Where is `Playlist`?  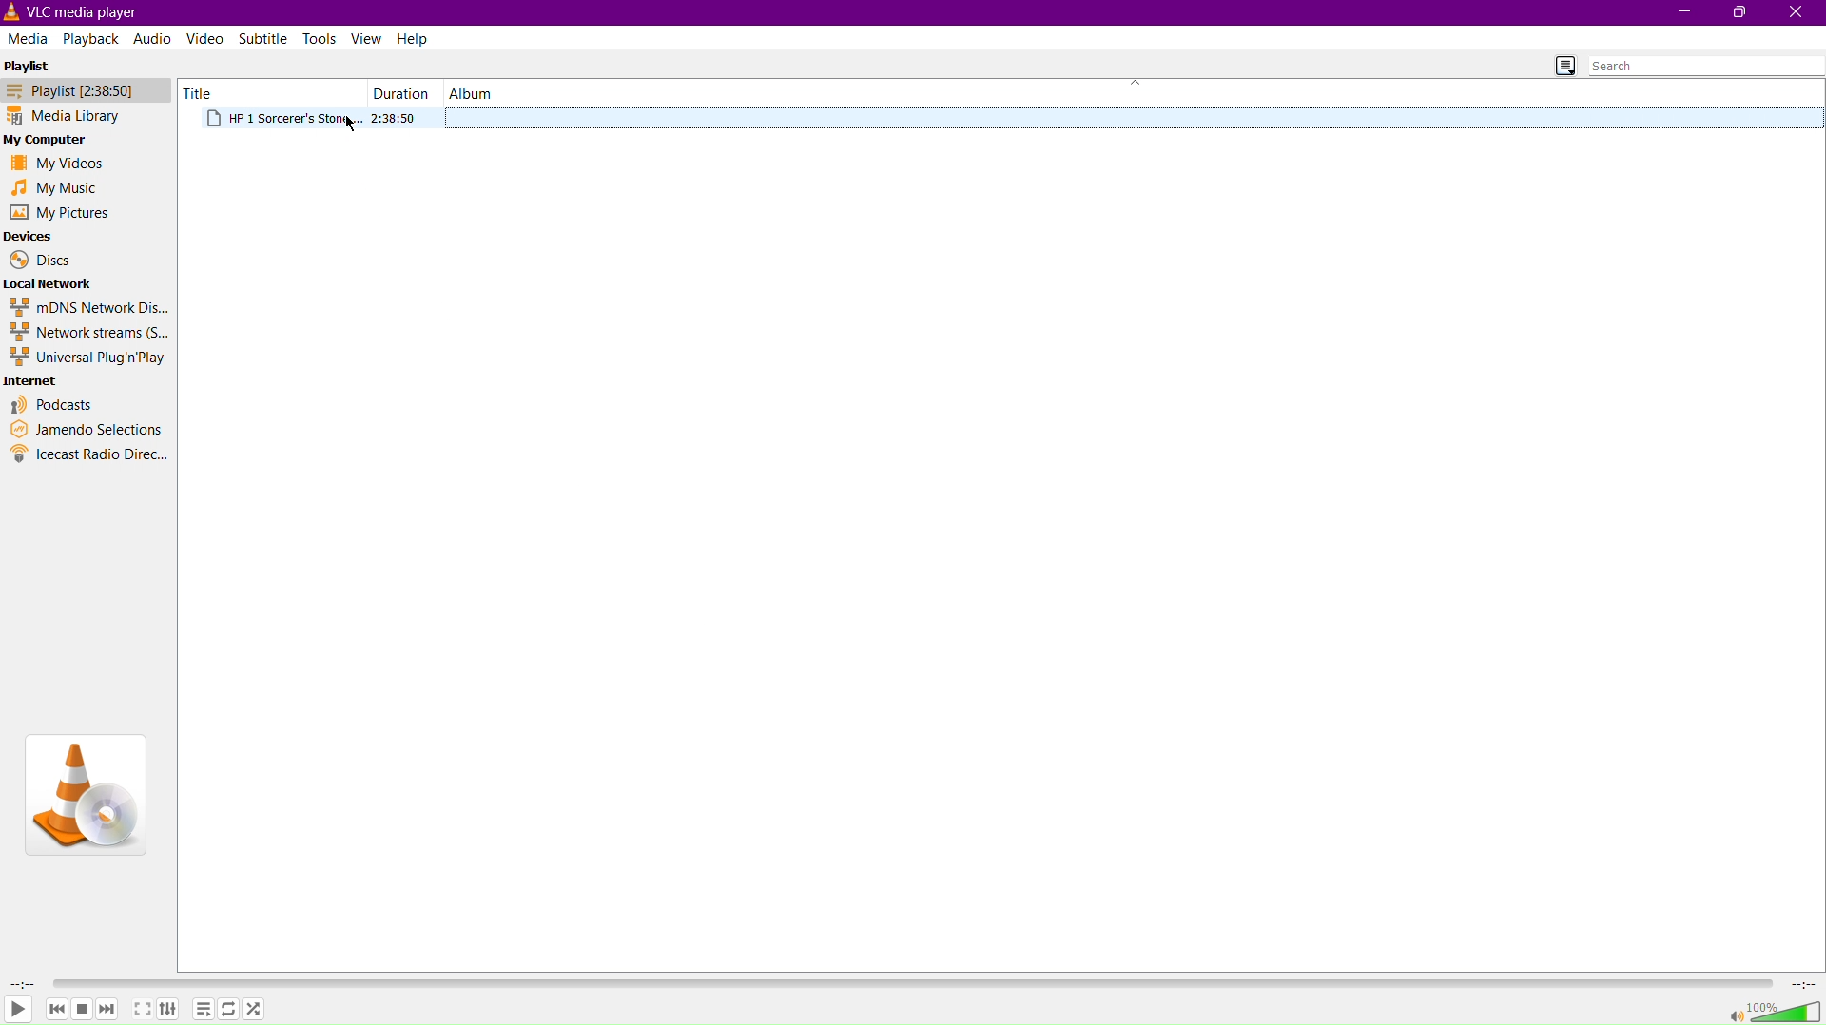 Playlist is located at coordinates (29, 64).